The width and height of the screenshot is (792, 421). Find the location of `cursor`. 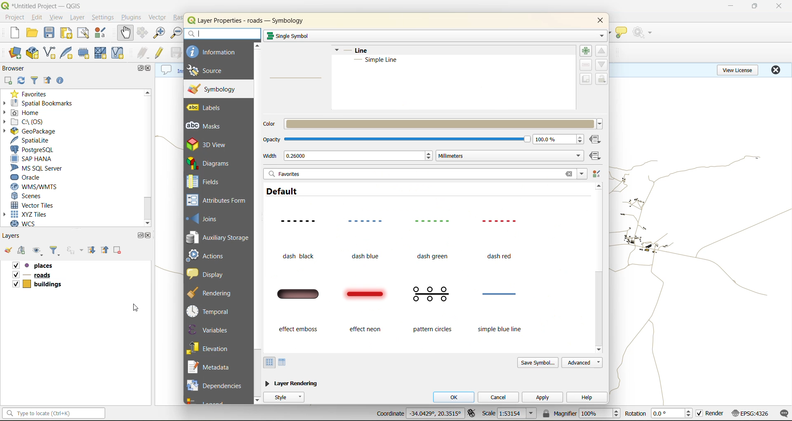

cursor is located at coordinates (132, 307).